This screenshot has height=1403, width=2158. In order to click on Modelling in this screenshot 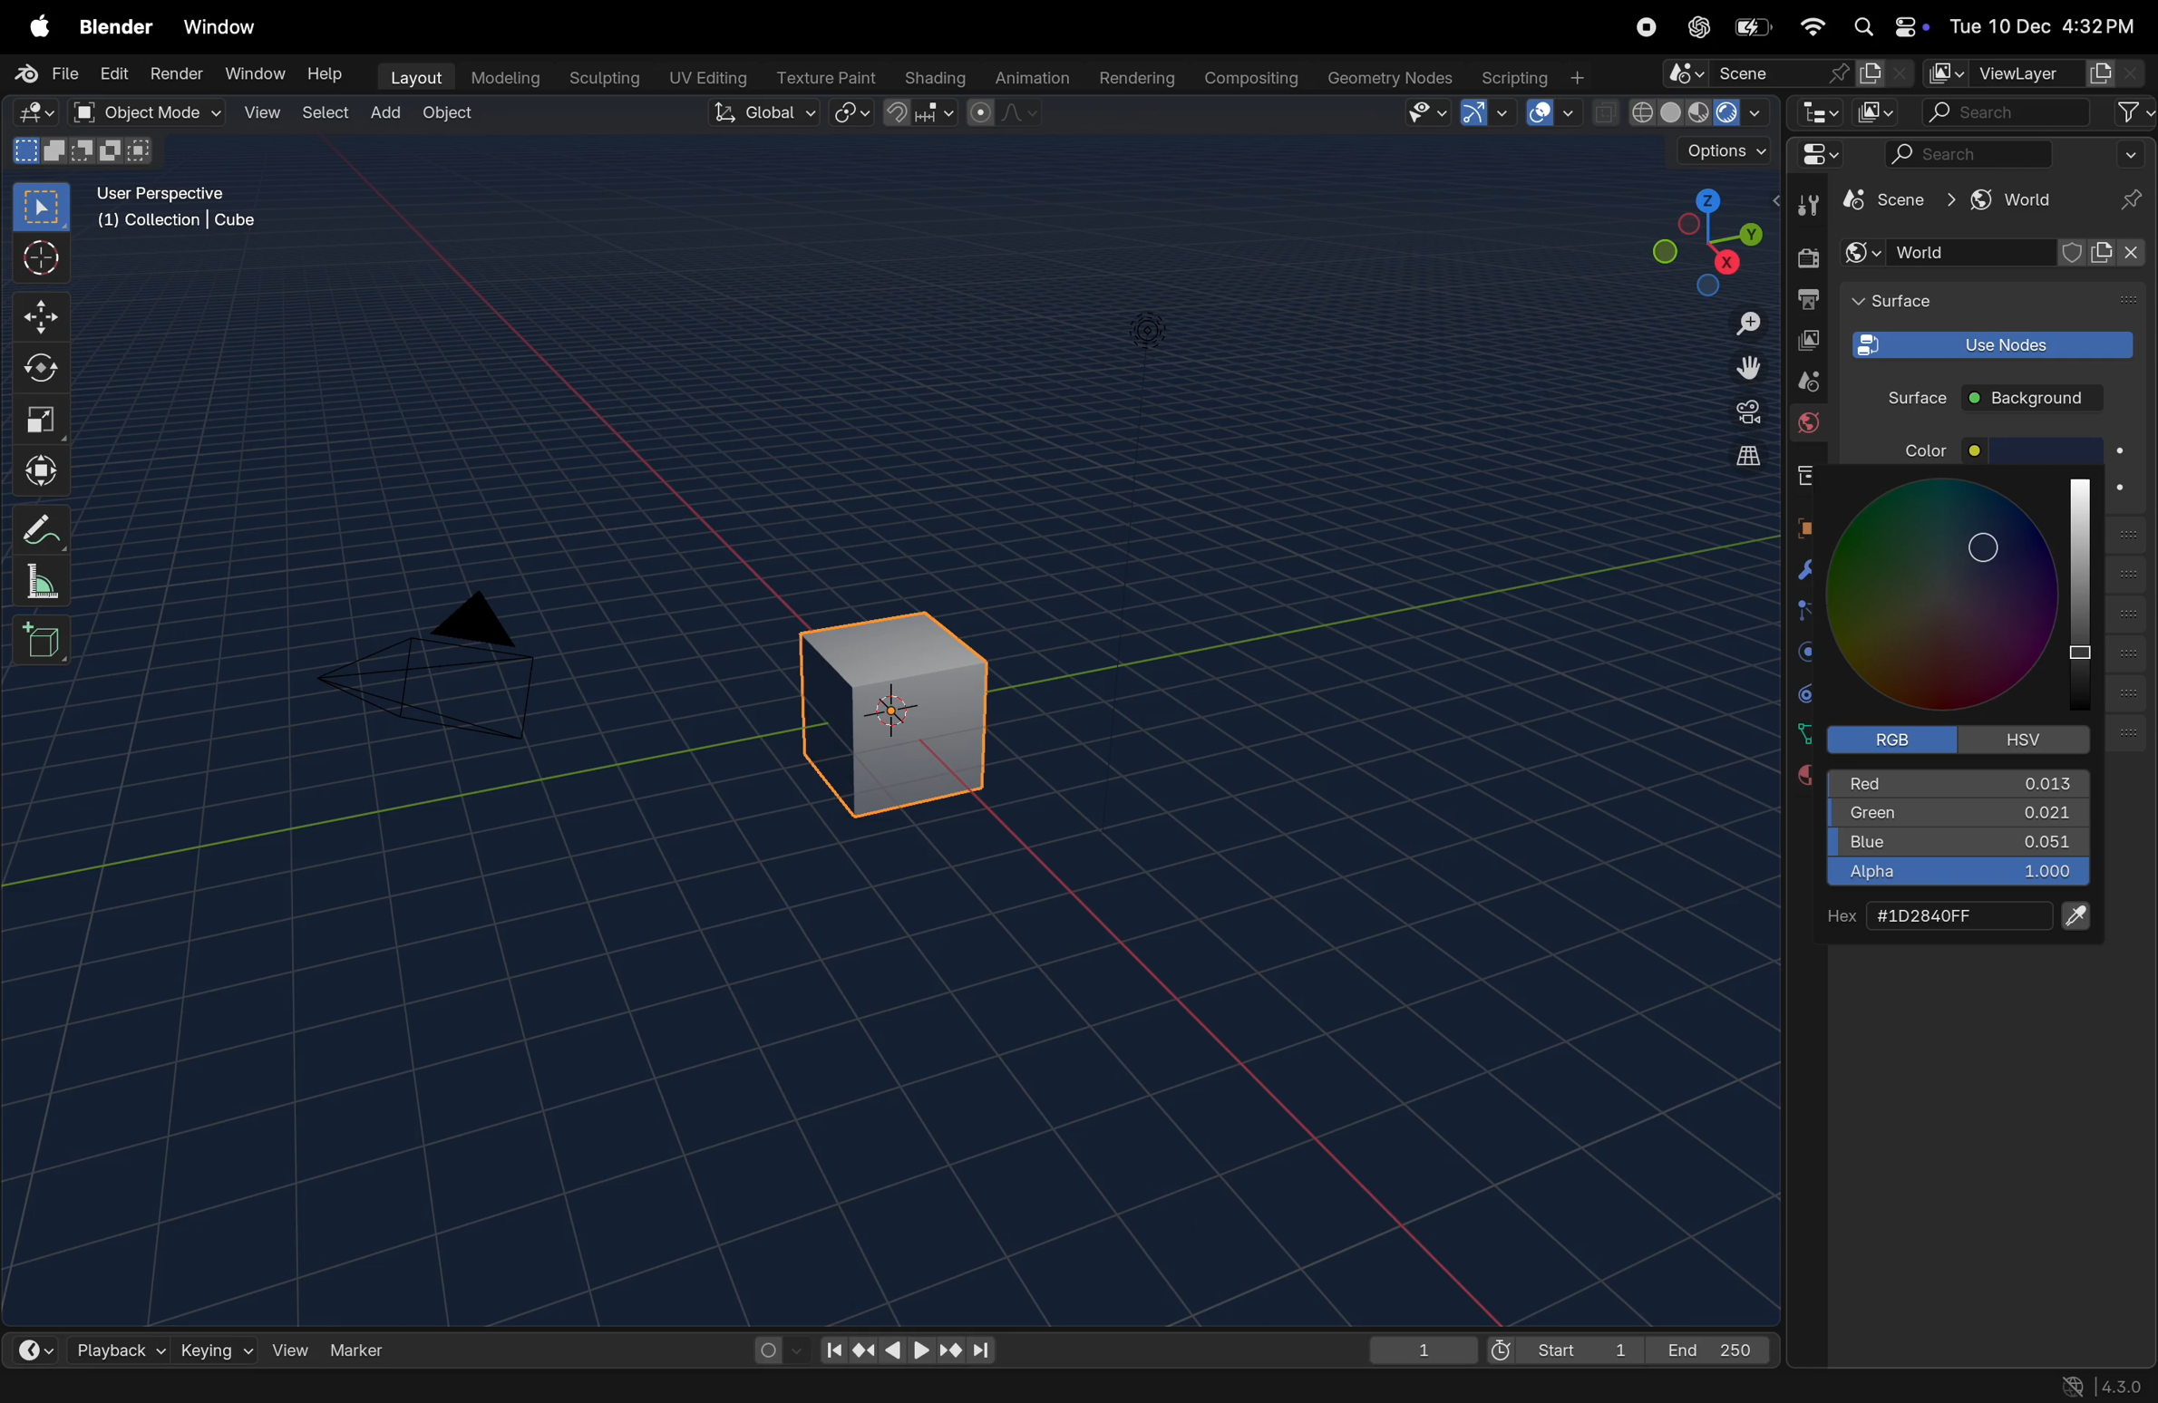, I will do `click(498, 78)`.